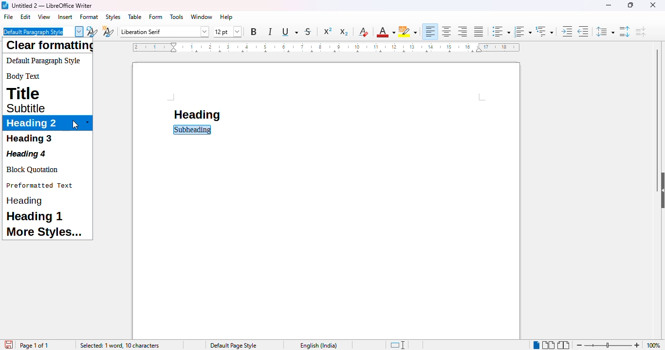 The image size is (665, 350). What do you see at coordinates (226, 17) in the screenshot?
I see `help` at bounding box center [226, 17].